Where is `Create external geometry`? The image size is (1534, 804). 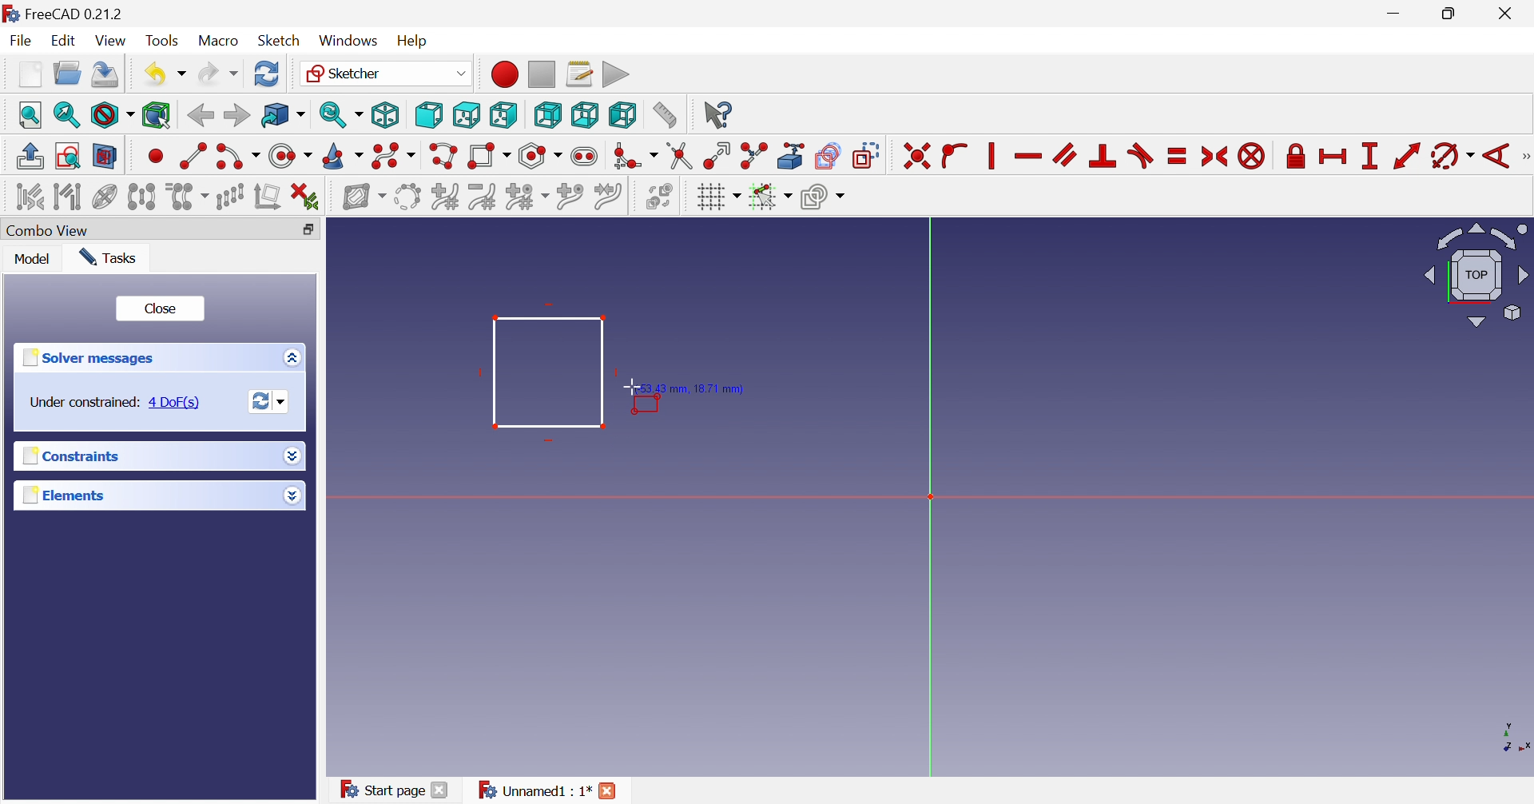 Create external geometry is located at coordinates (793, 155).